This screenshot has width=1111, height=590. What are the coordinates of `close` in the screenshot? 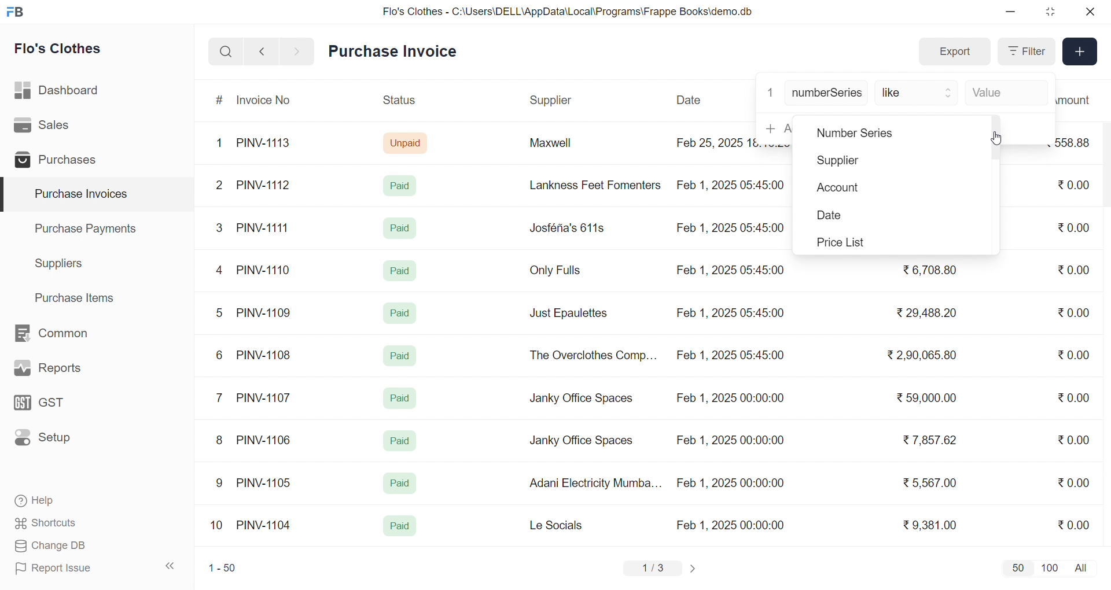 It's located at (1089, 12).